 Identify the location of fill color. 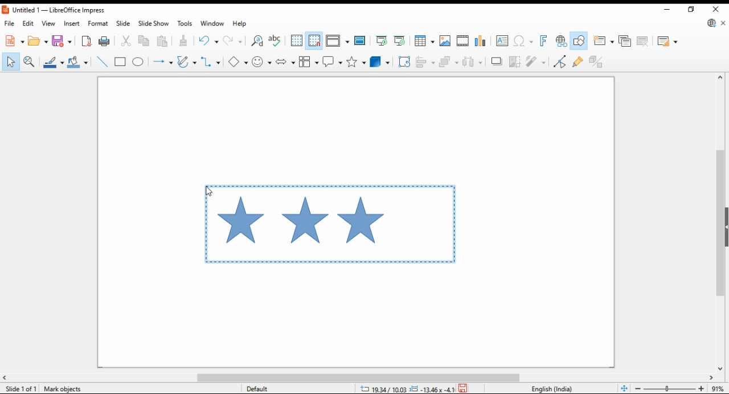
(79, 61).